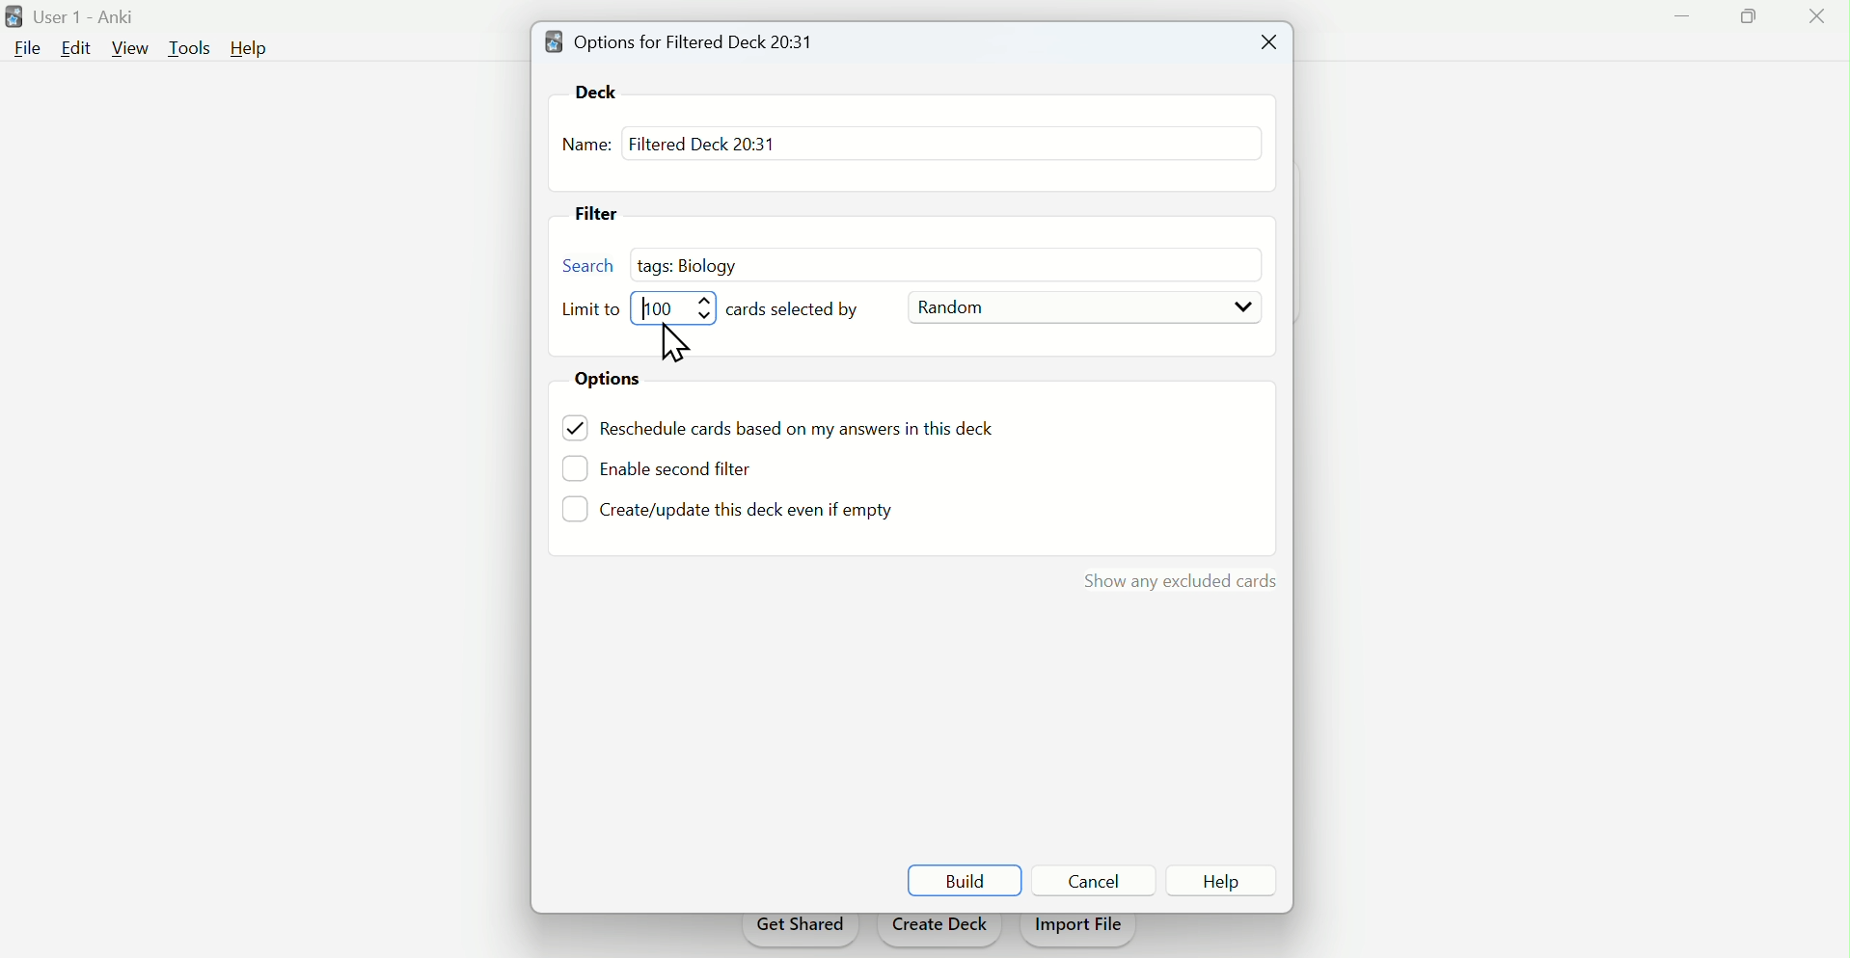 The image size is (1850, 958). I want to click on search, so click(590, 268).